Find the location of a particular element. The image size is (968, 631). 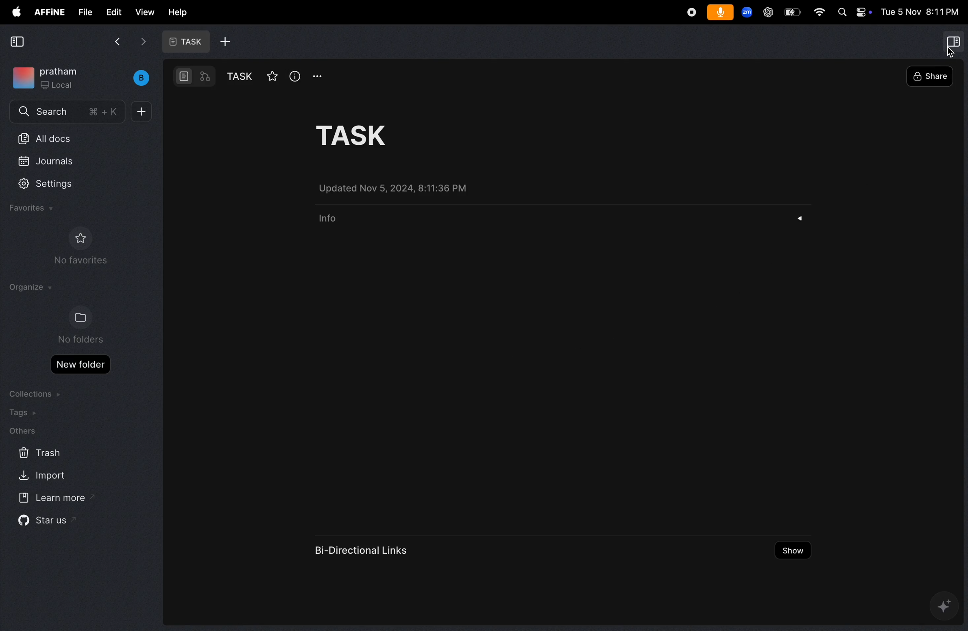

back is located at coordinates (117, 41).